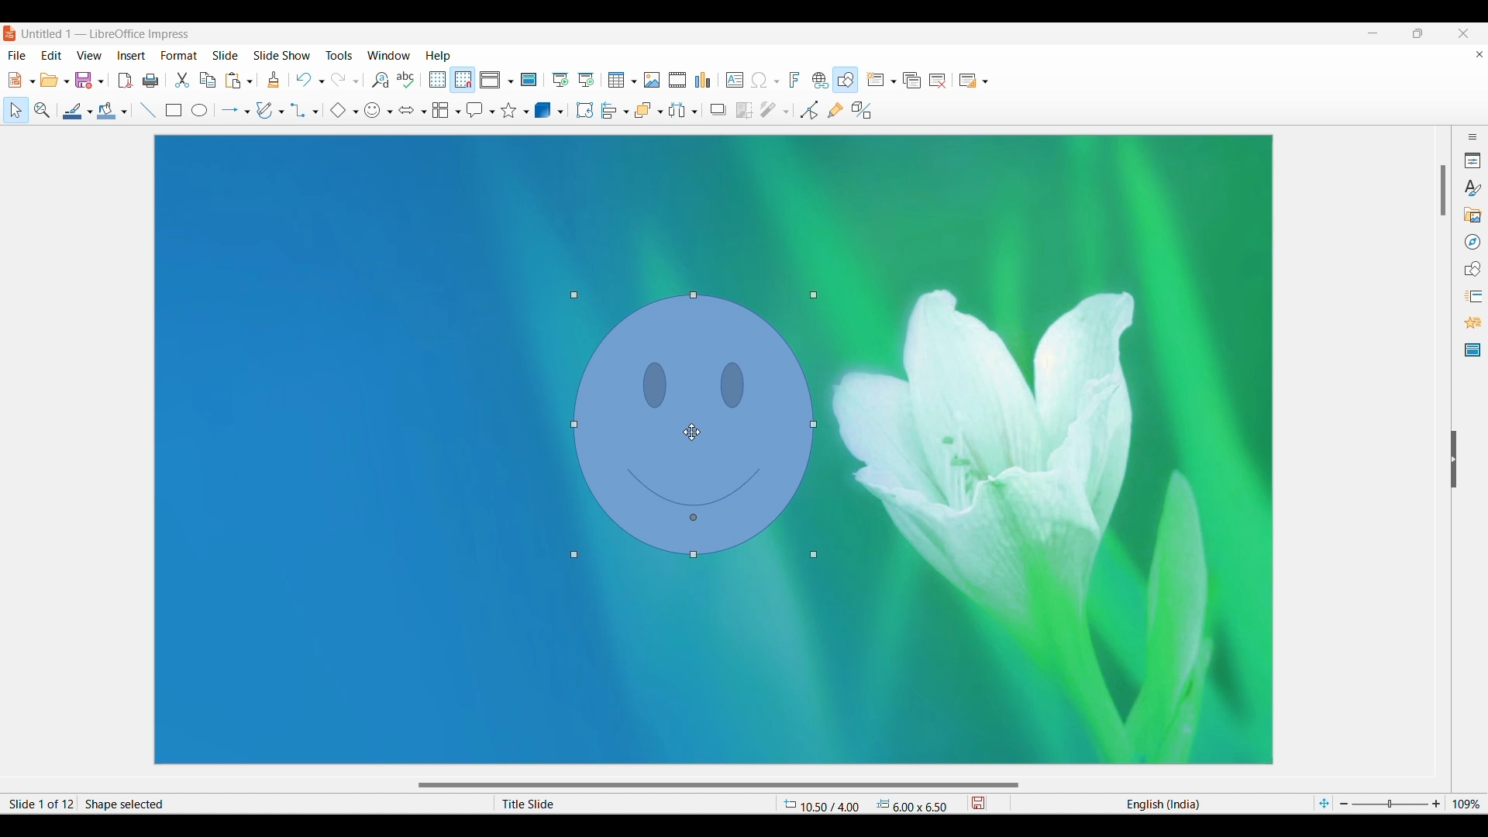  Describe the element at coordinates (586, 80) in the screenshot. I see `Start from current slide` at that location.